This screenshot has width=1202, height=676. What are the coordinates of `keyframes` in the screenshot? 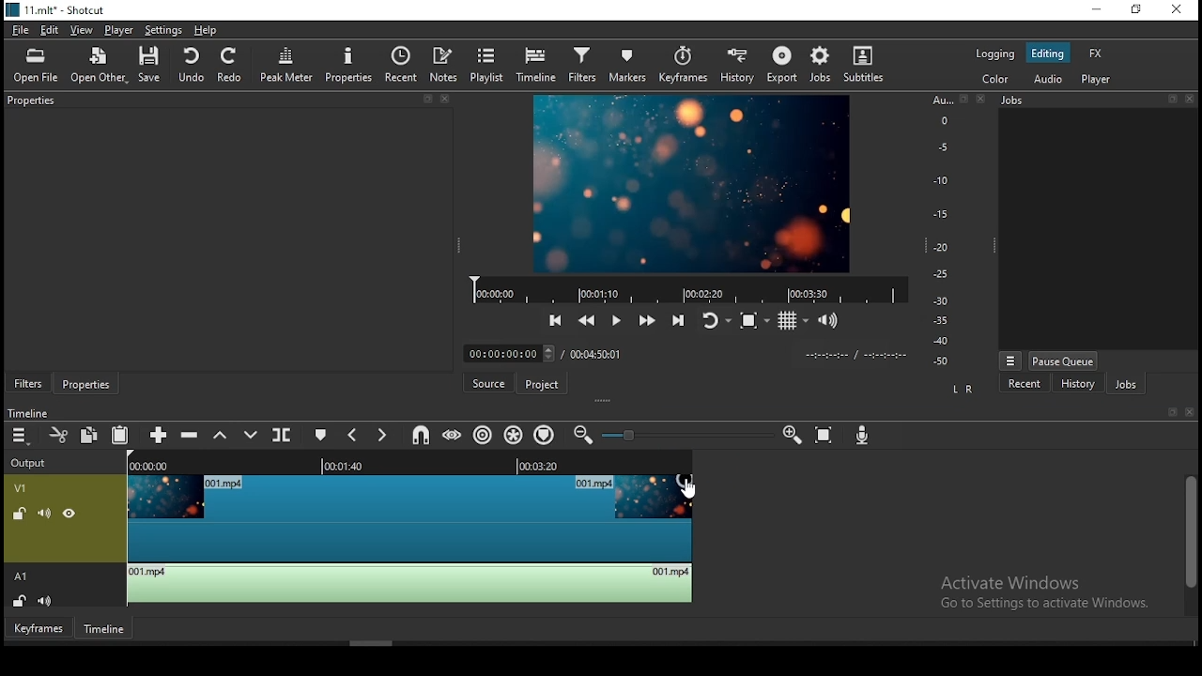 It's located at (683, 61).